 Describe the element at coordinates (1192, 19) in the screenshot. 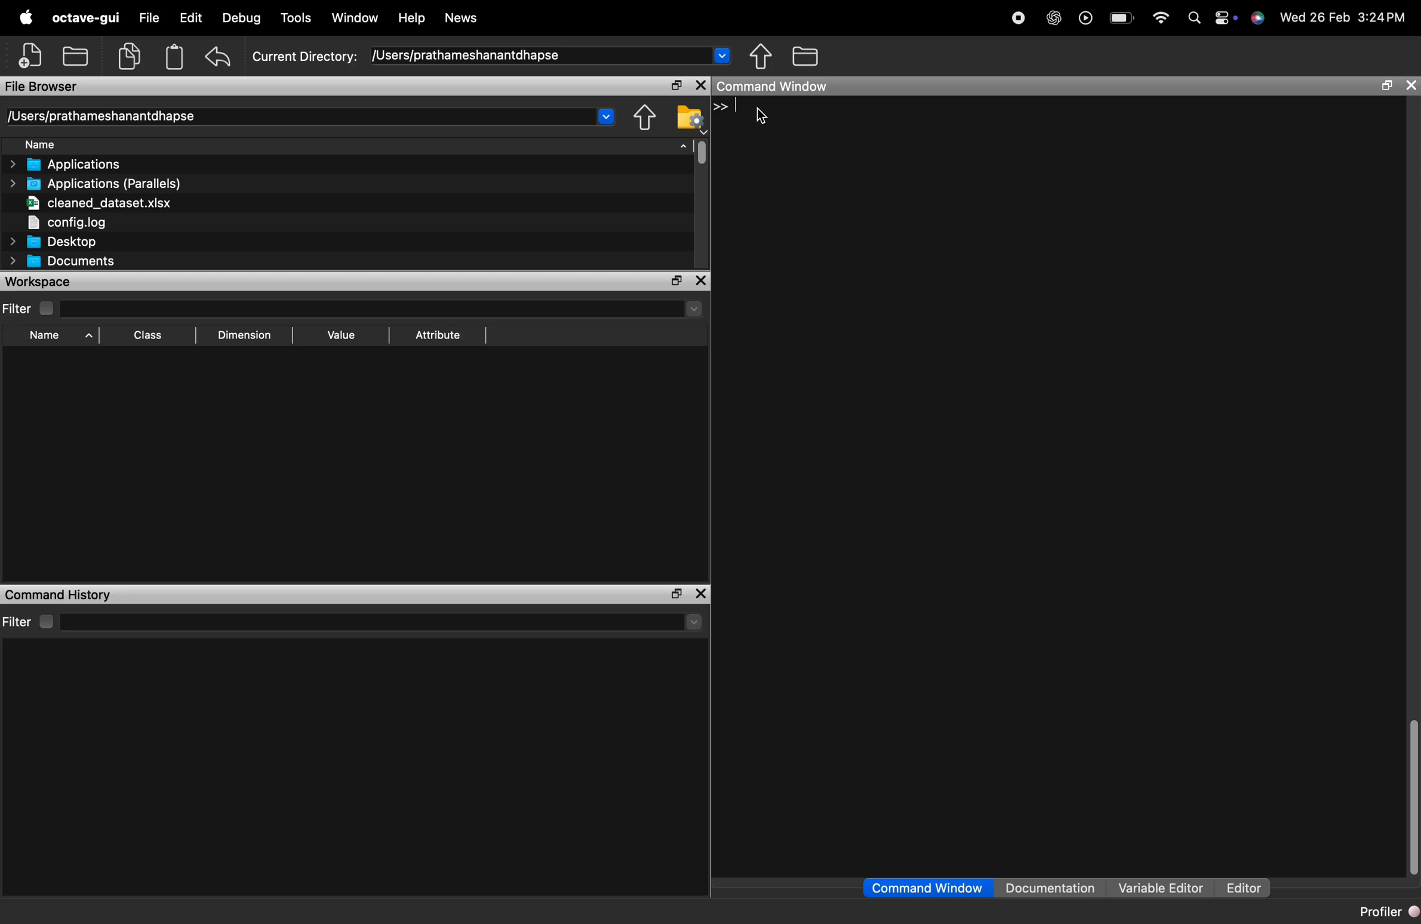

I see `search` at that location.